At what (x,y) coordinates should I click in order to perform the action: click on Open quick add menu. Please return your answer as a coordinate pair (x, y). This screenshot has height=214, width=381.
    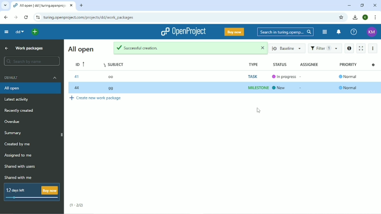
    Looking at the image, I should click on (35, 32).